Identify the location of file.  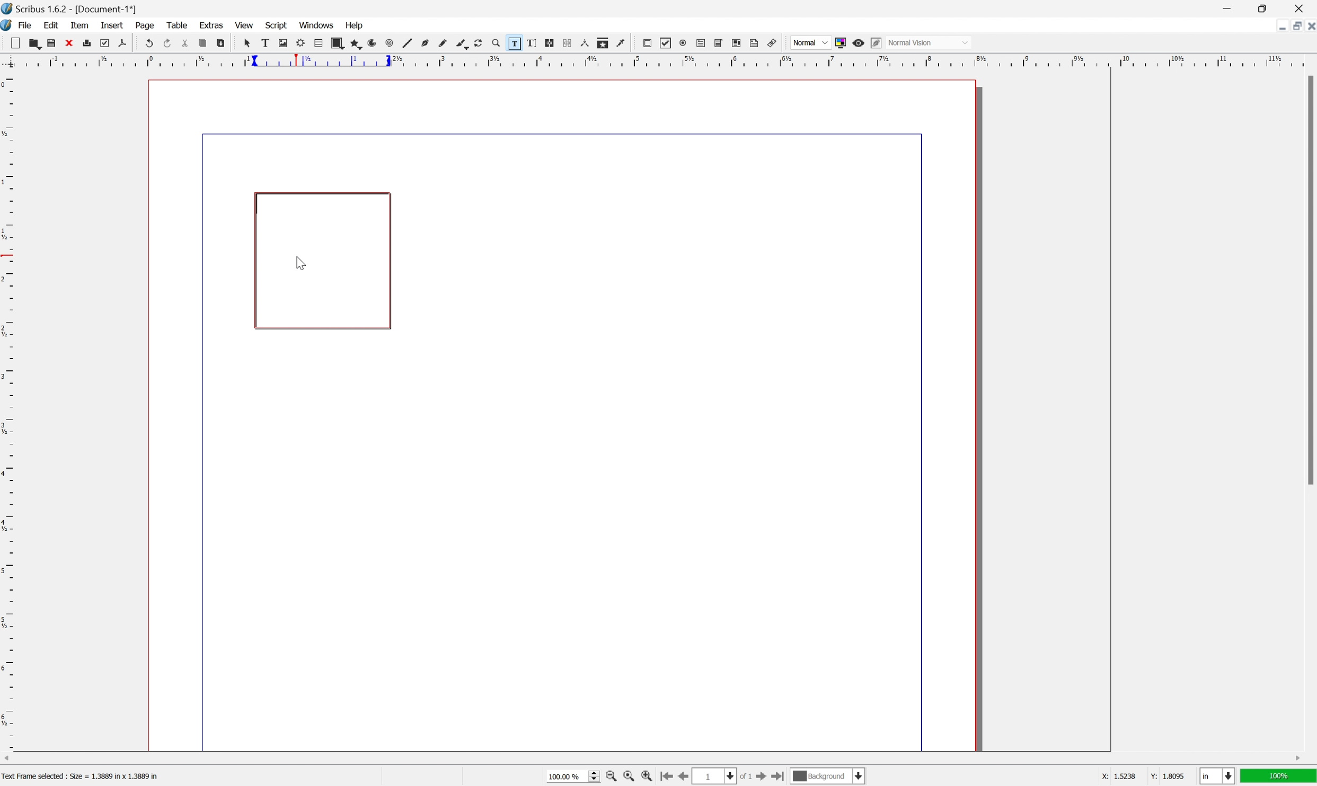
(26, 26).